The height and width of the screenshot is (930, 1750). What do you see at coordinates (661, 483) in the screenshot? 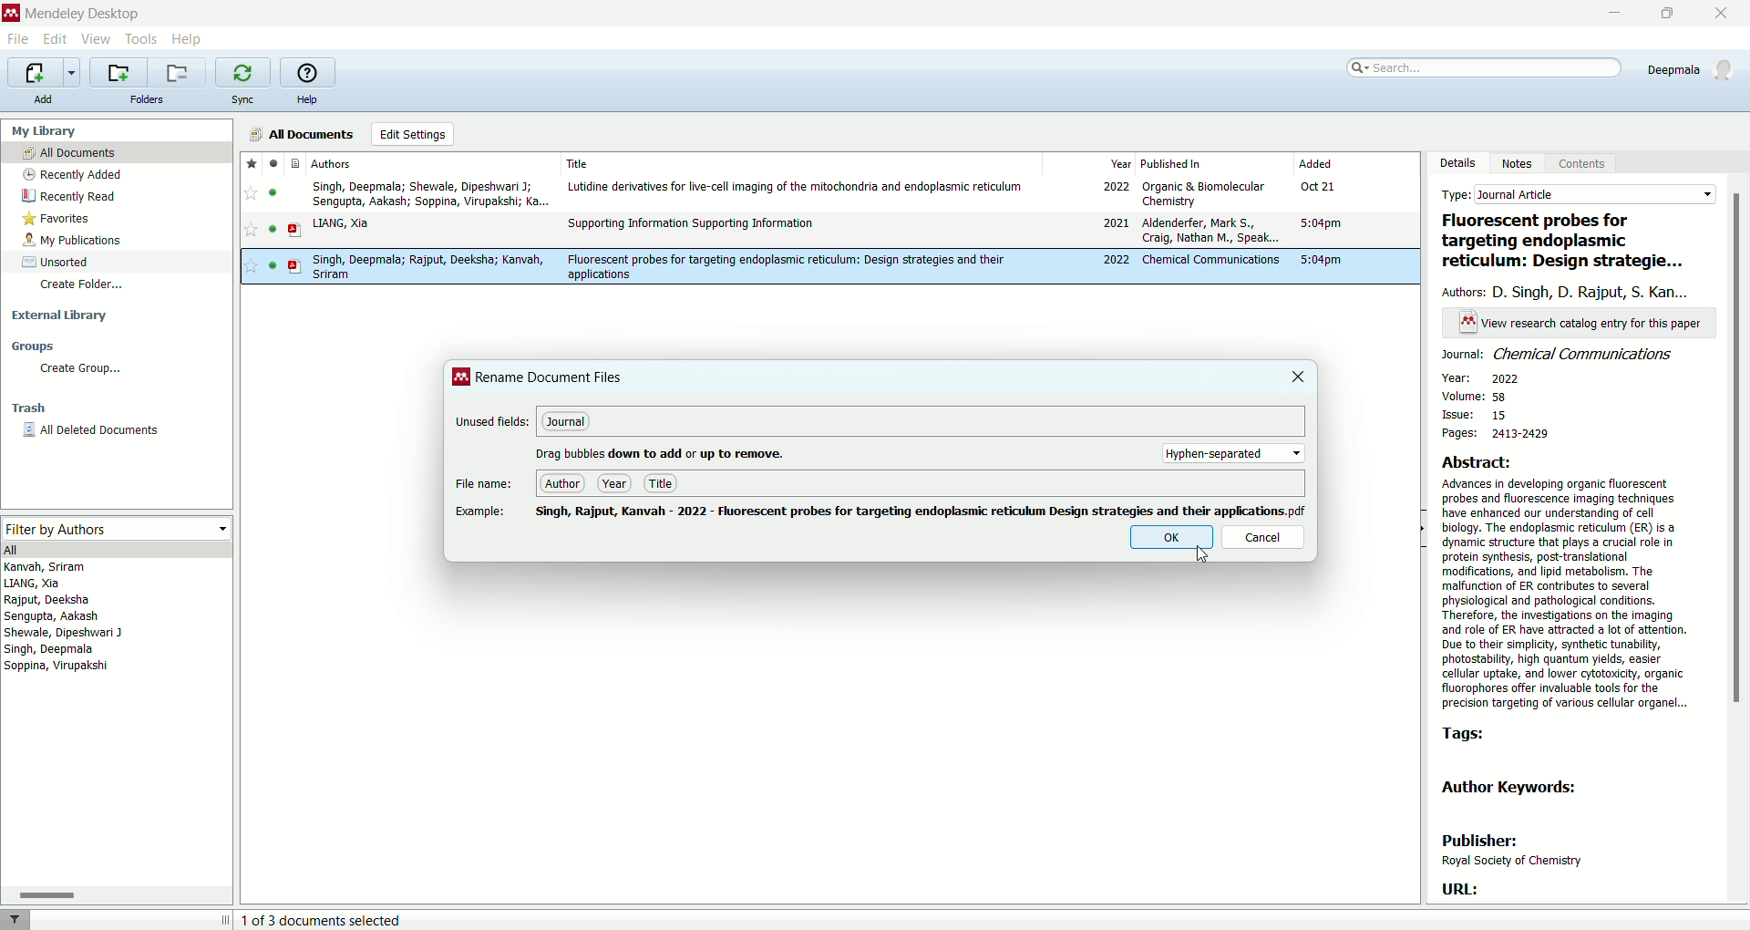
I see `title` at bounding box center [661, 483].